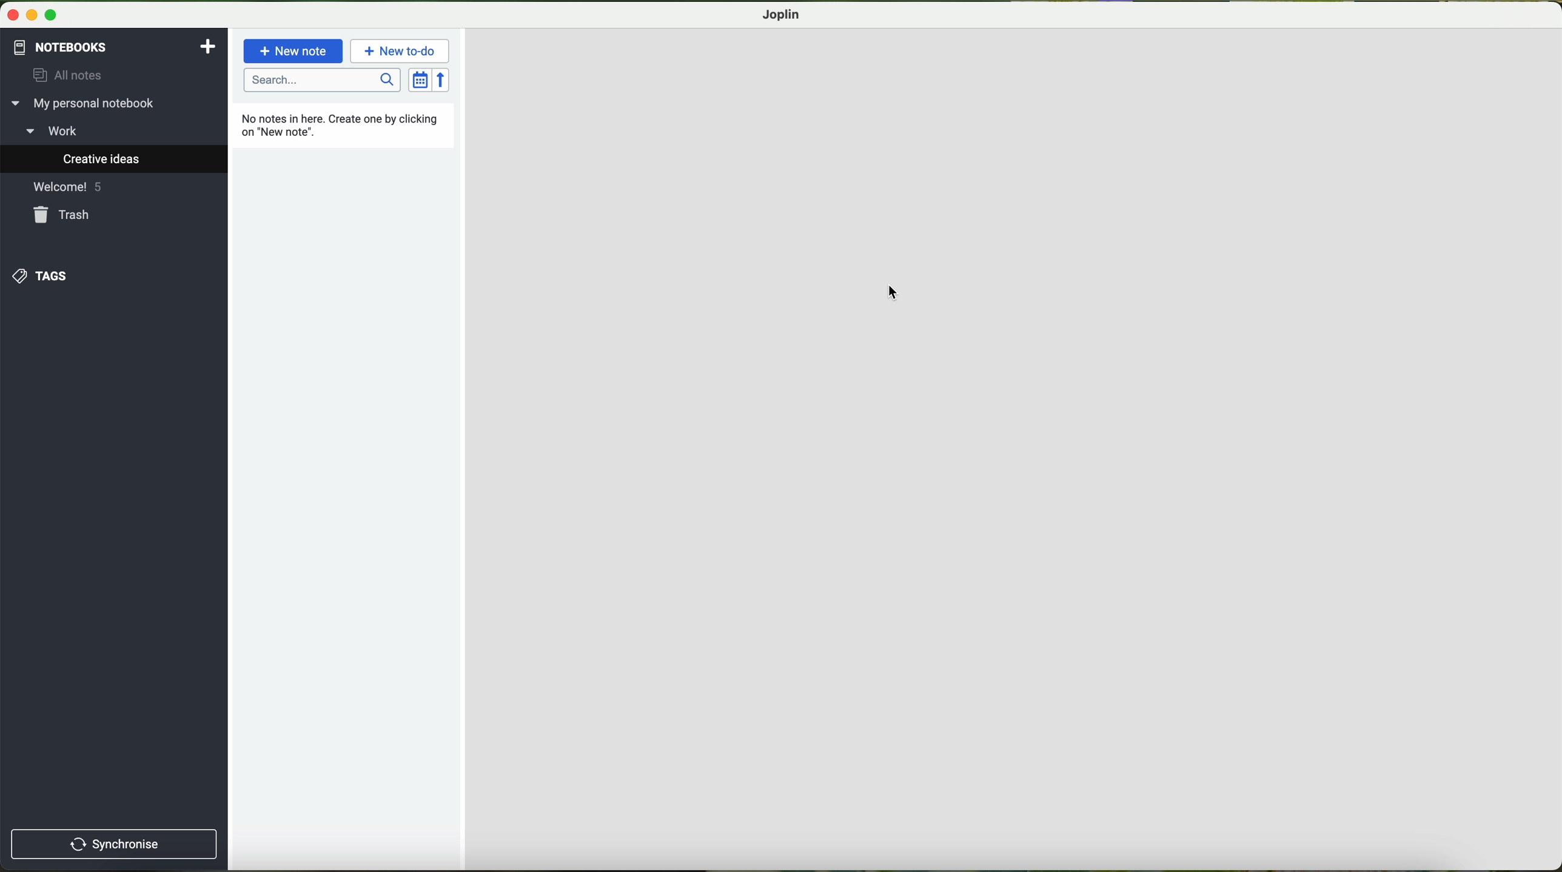  Describe the element at coordinates (86, 159) in the screenshot. I see `creative ideas subnotebook` at that location.